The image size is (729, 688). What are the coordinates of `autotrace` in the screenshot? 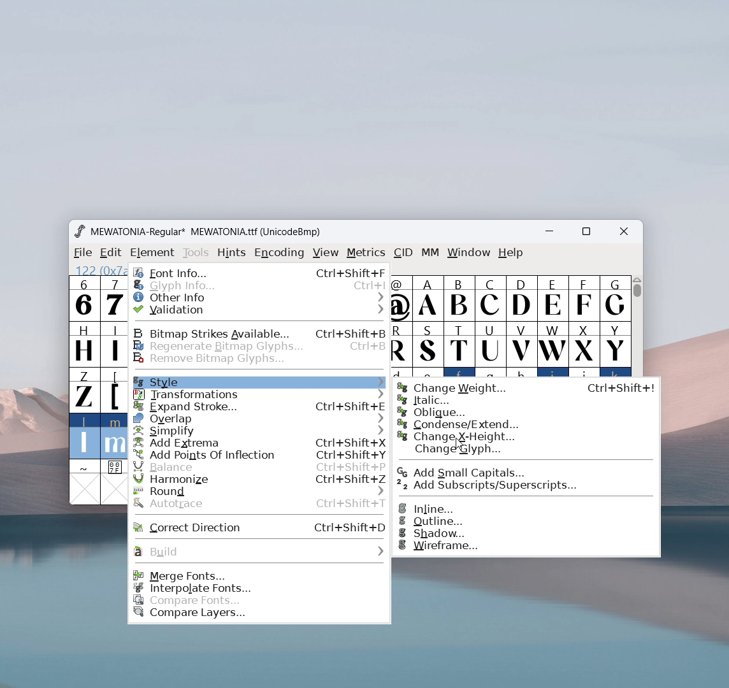 It's located at (260, 505).